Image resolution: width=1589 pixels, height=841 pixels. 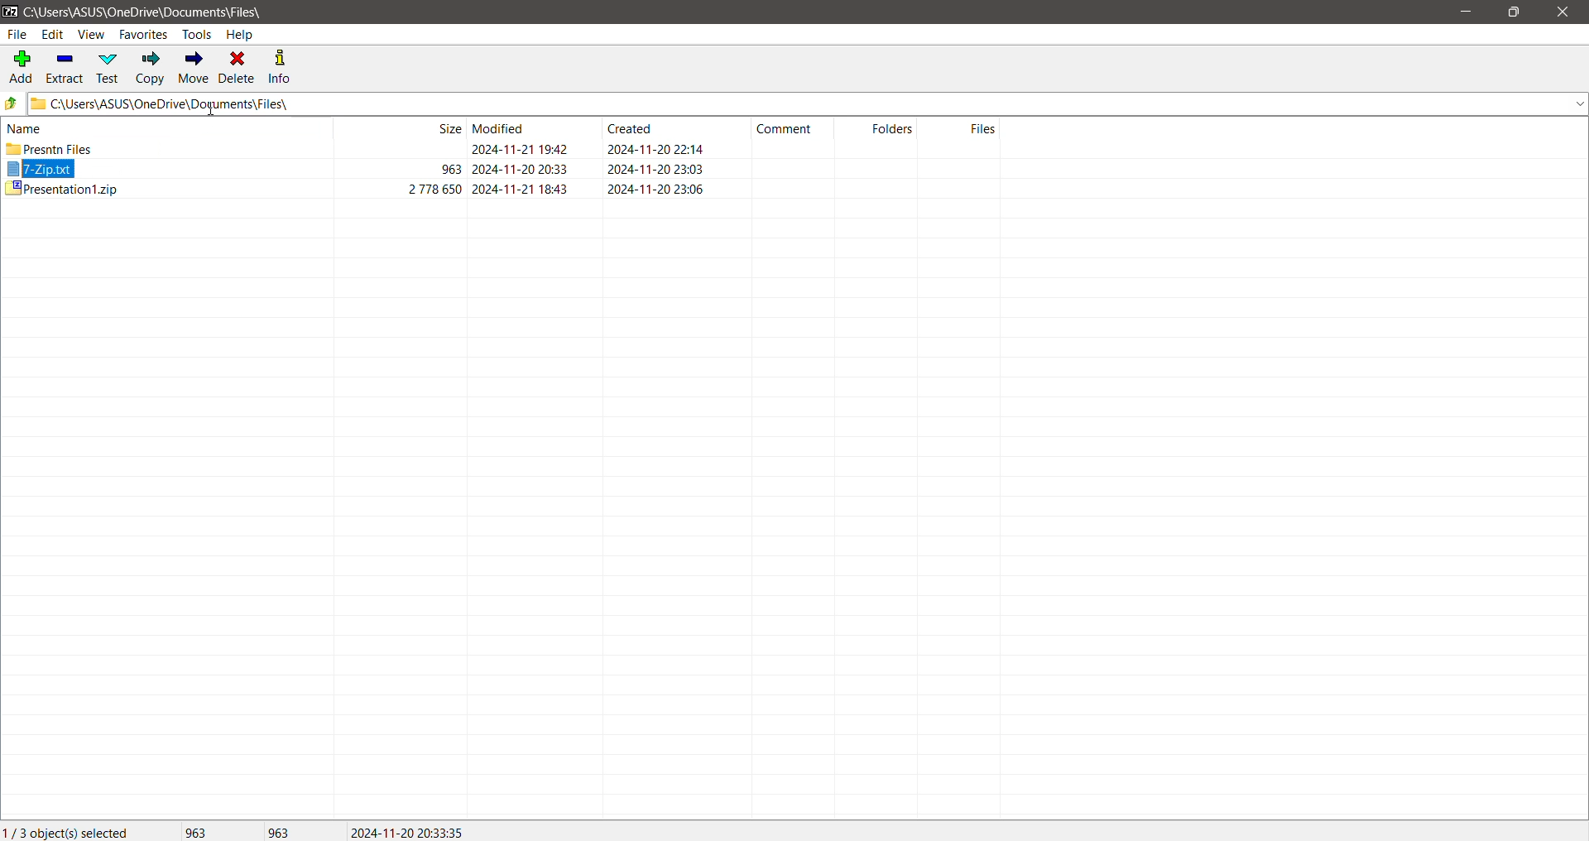 I want to click on created, so click(x=629, y=128).